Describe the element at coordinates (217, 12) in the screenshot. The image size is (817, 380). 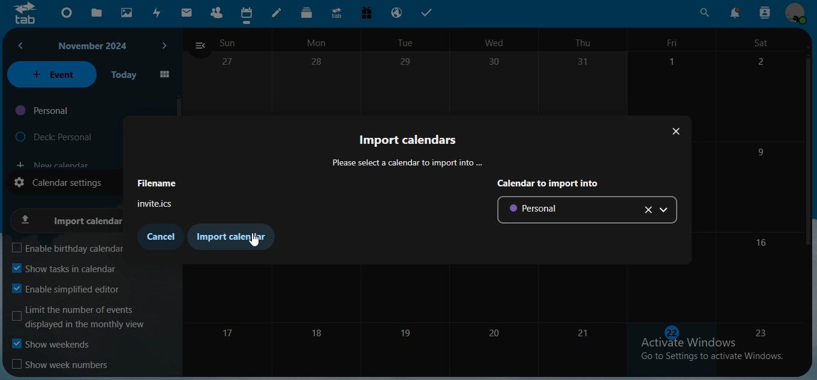
I see `contacts` at that location.